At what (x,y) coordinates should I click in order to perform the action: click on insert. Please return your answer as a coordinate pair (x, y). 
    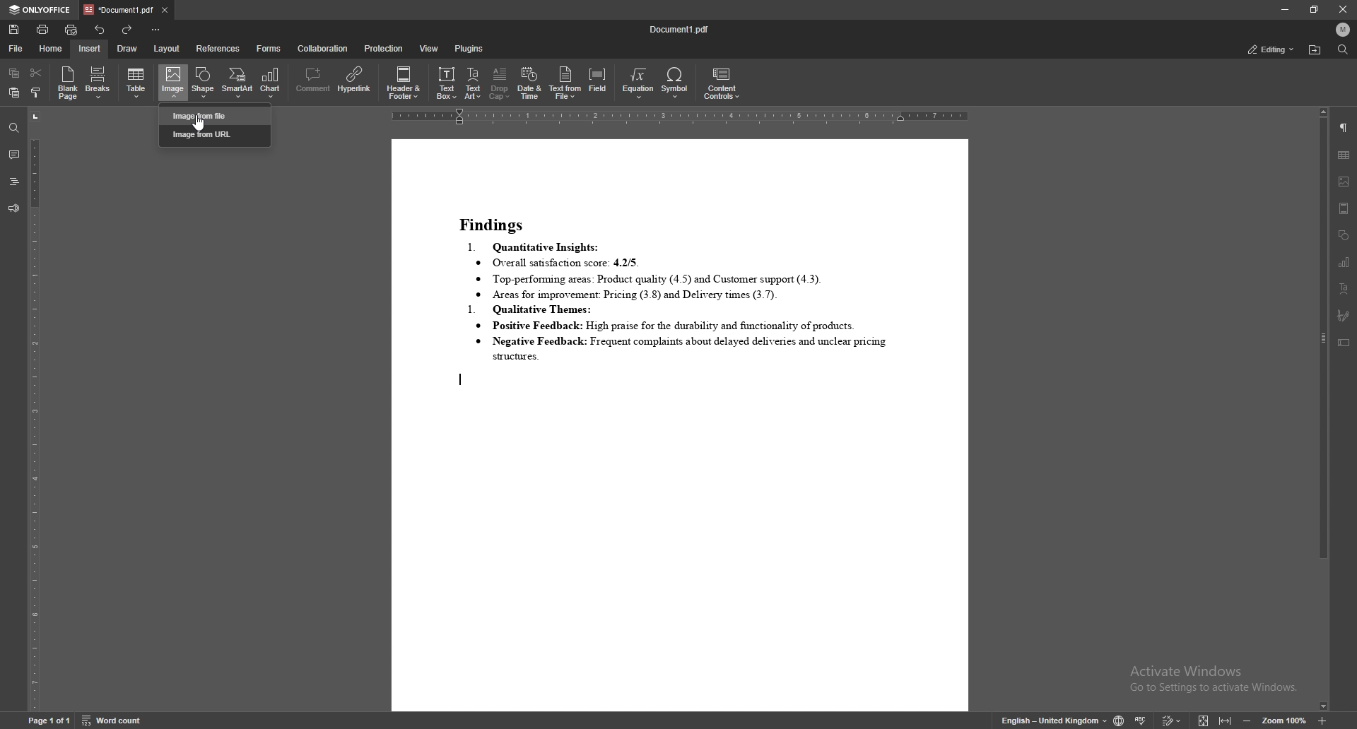
    Looking at the image, I should click on (88, 48).